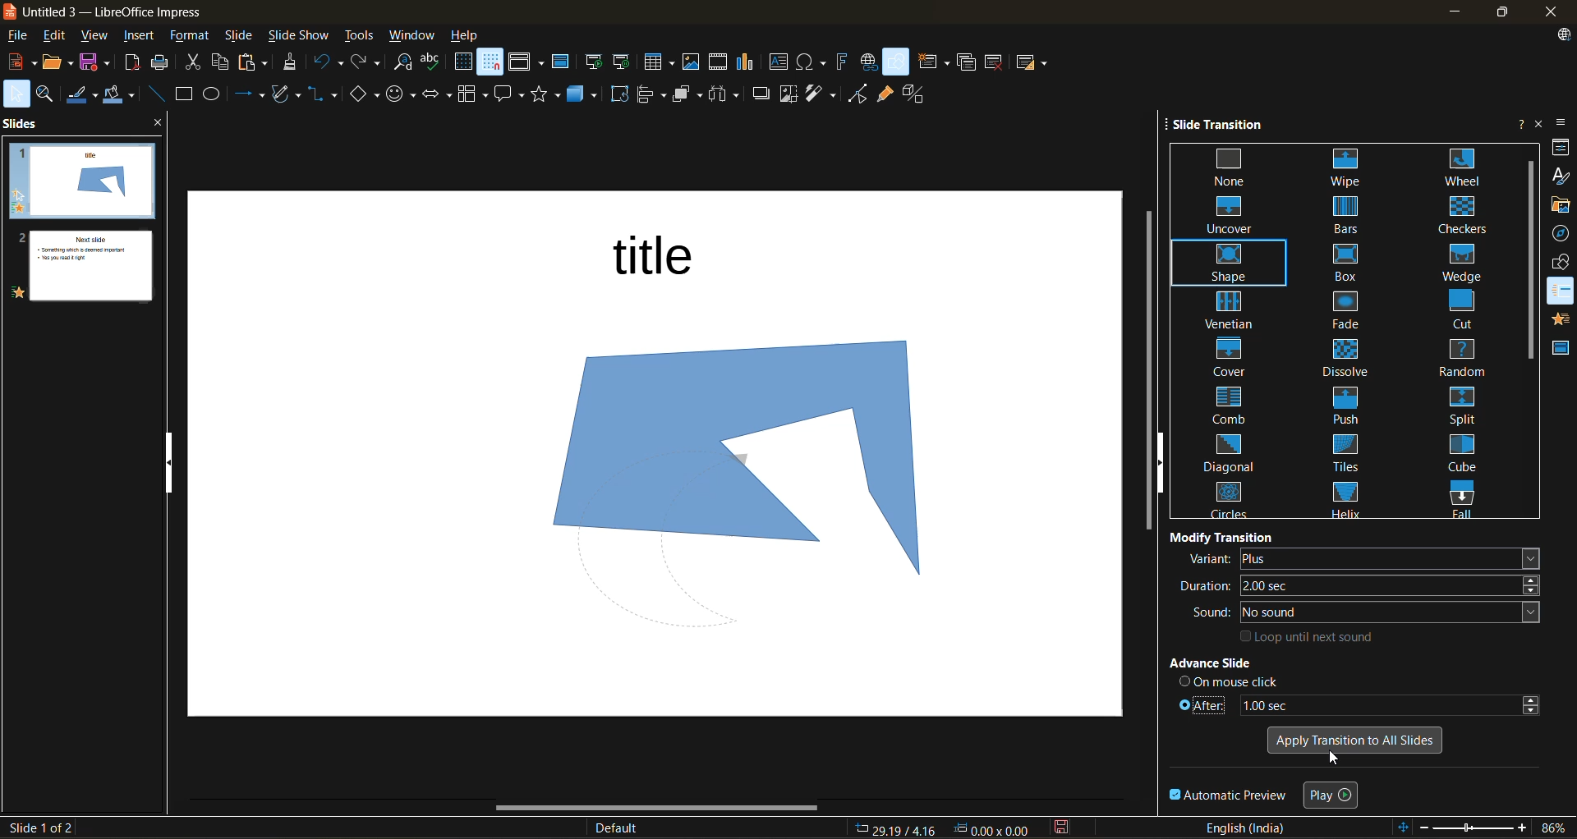 The width and height of the screenshot is (1577, 839). What do you see at coordinates (1563, 121) in the screenshot?
I see `sidebar settings` at bounding box center [1563, 121].